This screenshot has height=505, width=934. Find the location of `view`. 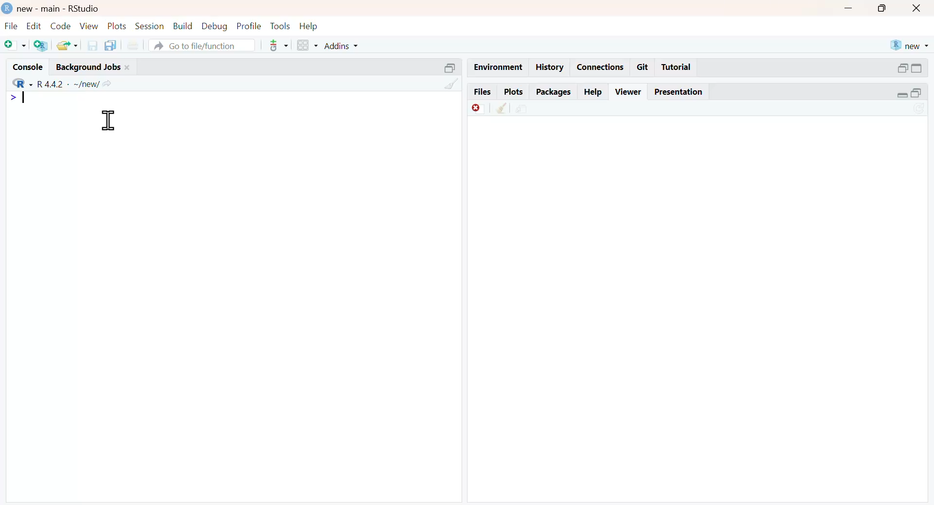

view is located at coordinates (89, 27).